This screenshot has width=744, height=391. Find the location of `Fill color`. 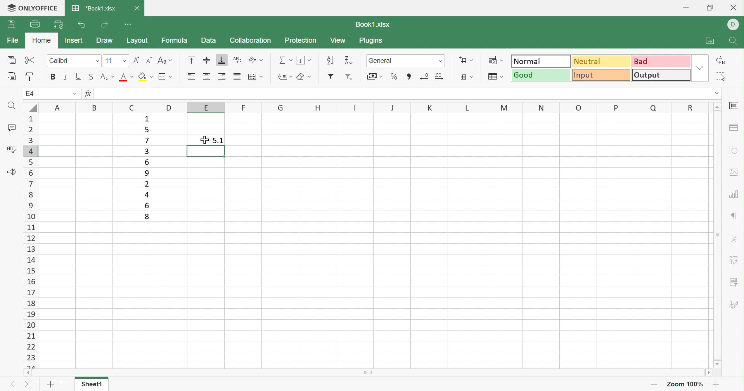

Fill color is located at coordinates (145, 76).